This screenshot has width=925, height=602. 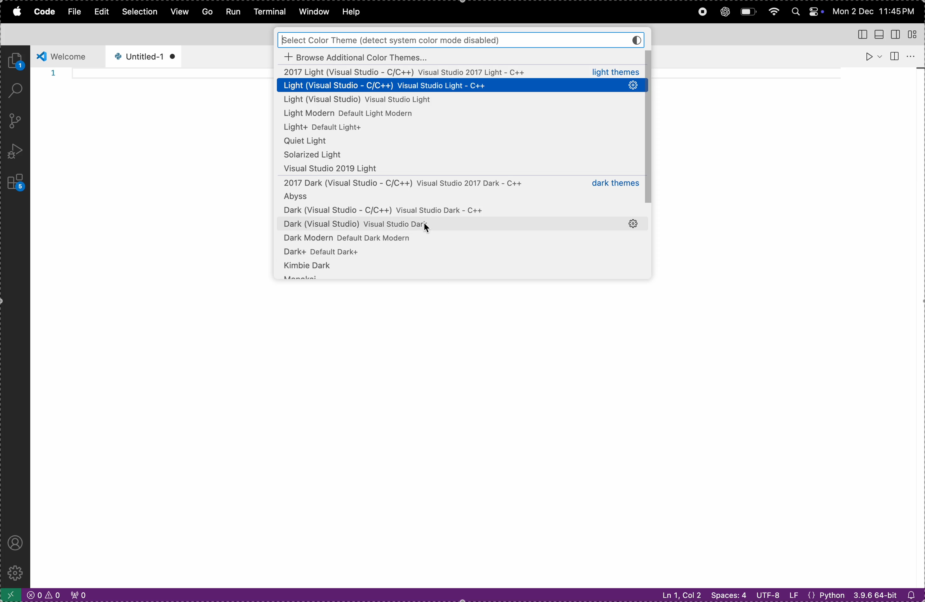 I want to click on help, so click(x=357, y=12).